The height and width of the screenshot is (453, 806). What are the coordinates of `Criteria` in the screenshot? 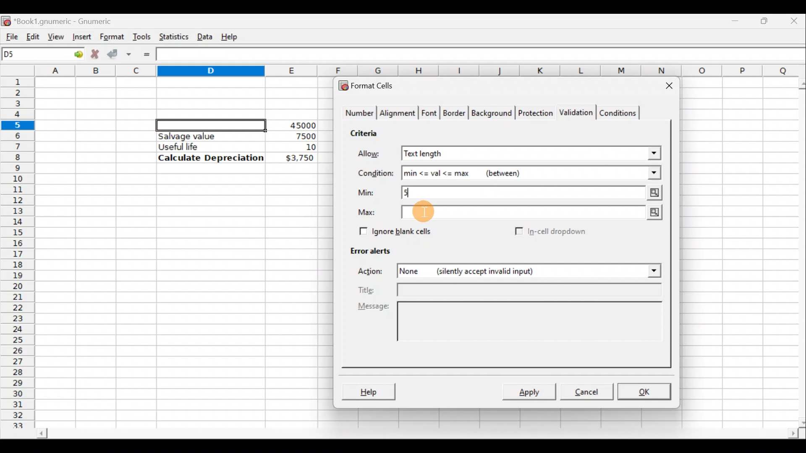 It's located at (367, 132).